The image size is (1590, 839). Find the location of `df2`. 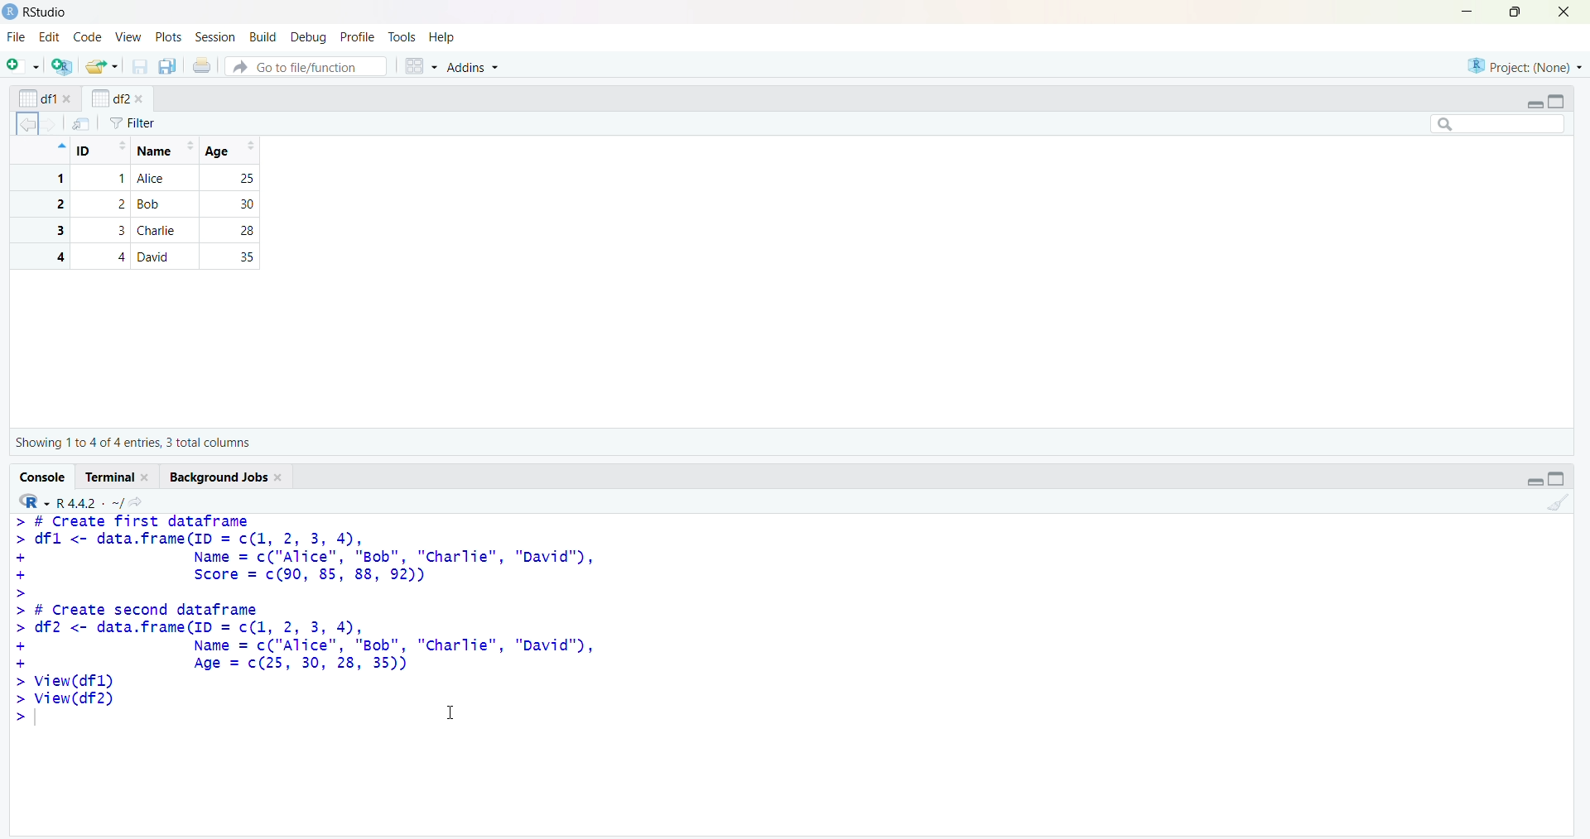

df2 is located at coordinates (109, 98).